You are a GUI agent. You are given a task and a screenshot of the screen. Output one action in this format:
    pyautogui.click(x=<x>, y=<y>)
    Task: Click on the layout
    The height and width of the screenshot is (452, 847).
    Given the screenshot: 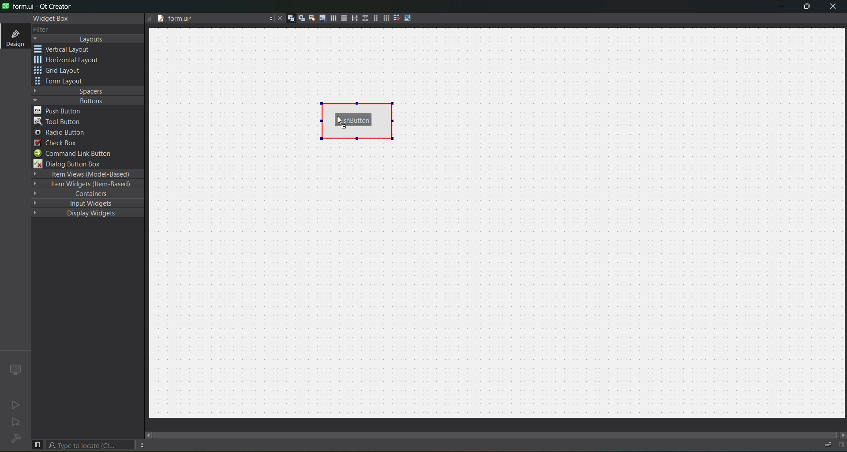 What is the action you would take?
    pyautogui.click(x=90, y=39)
    